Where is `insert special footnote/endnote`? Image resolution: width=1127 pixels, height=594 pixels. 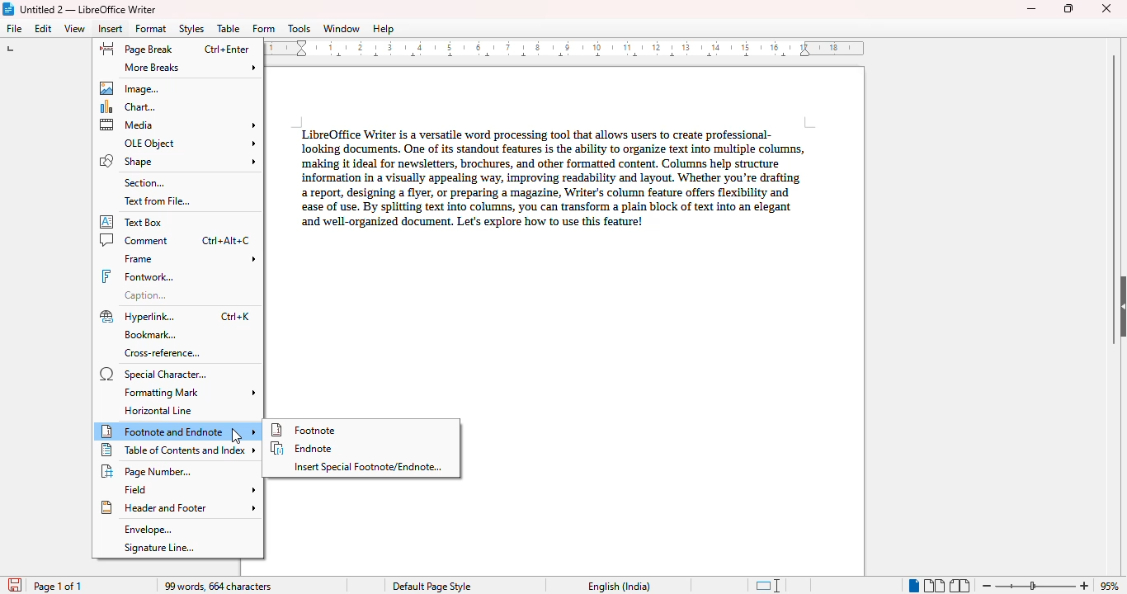 insert special footnote/endnote is located at coordinates (369, 467).